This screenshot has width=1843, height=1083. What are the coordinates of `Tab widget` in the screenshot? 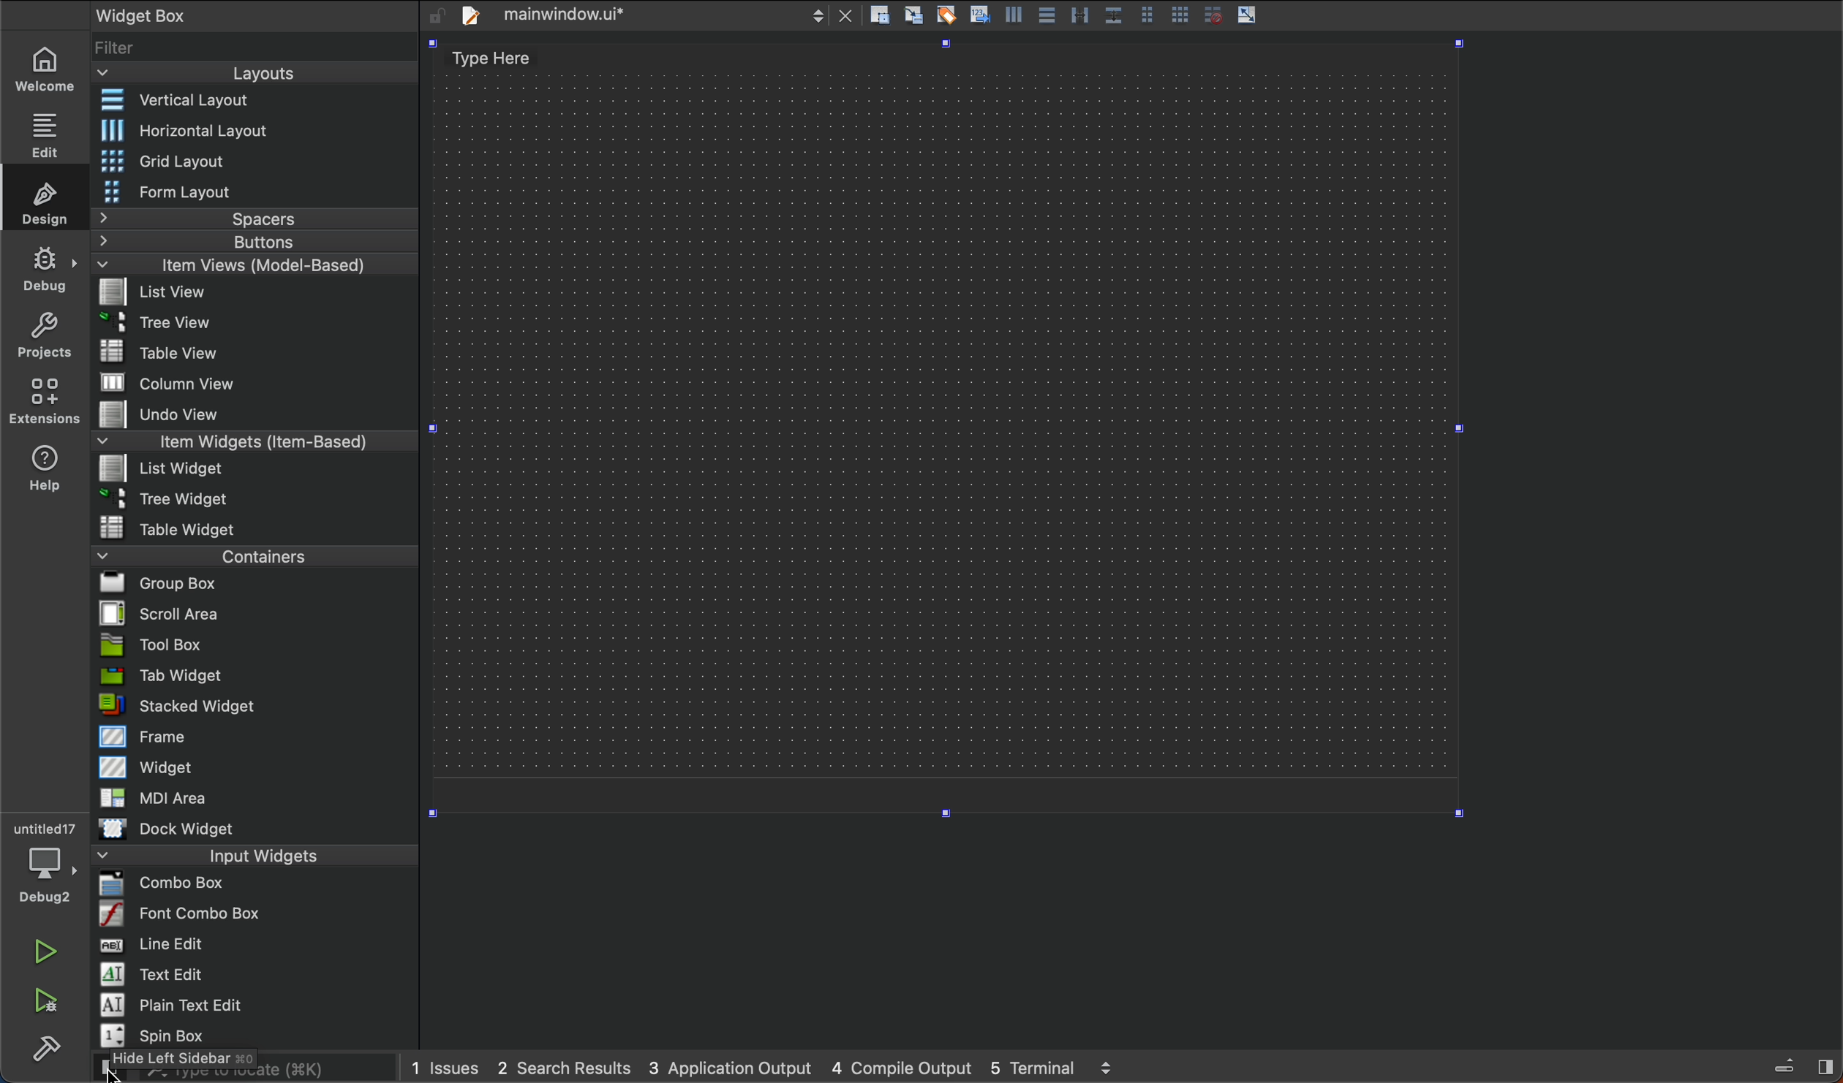 It's located at (161, 678).